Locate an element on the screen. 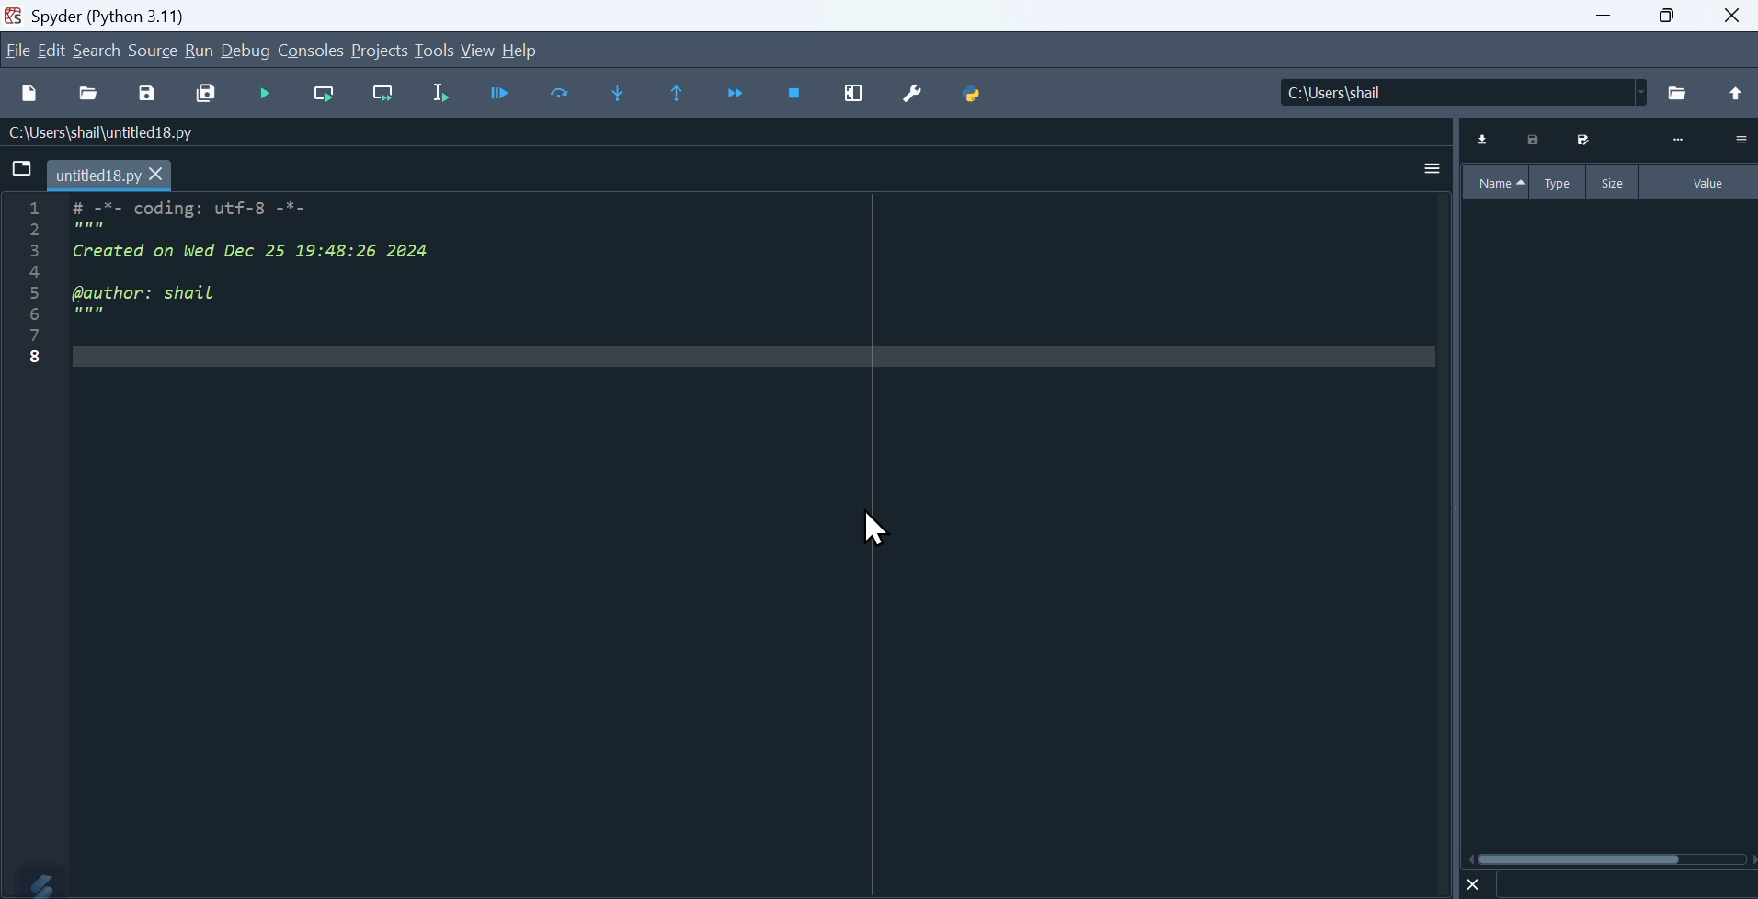 The width and height of the screenshot is (1758, 899). Find next is located at coordinates (614, 92).